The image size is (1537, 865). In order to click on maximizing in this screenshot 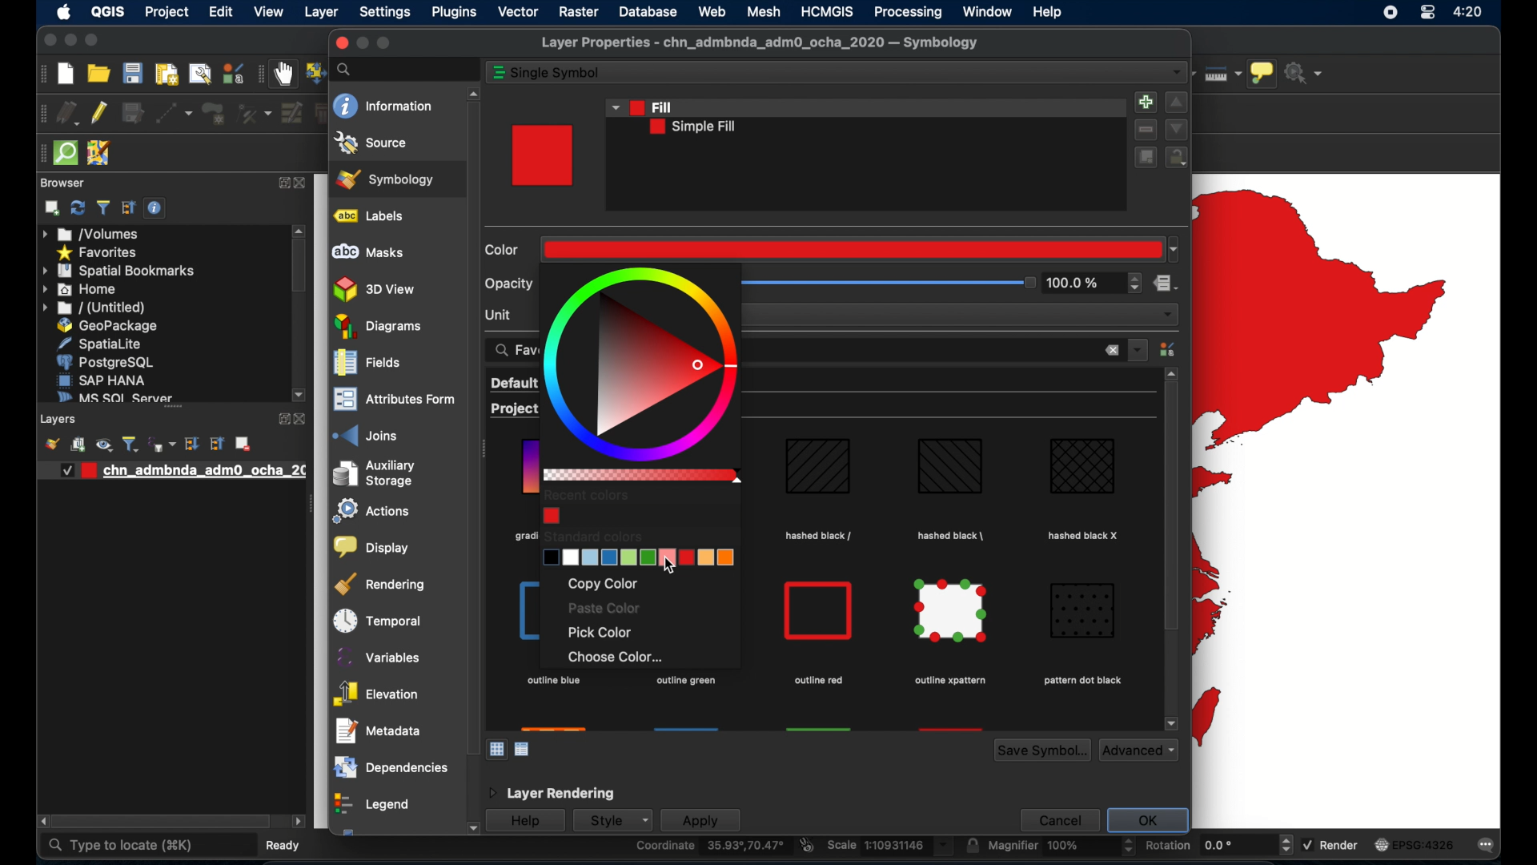, I will do `click(93, 41)`.